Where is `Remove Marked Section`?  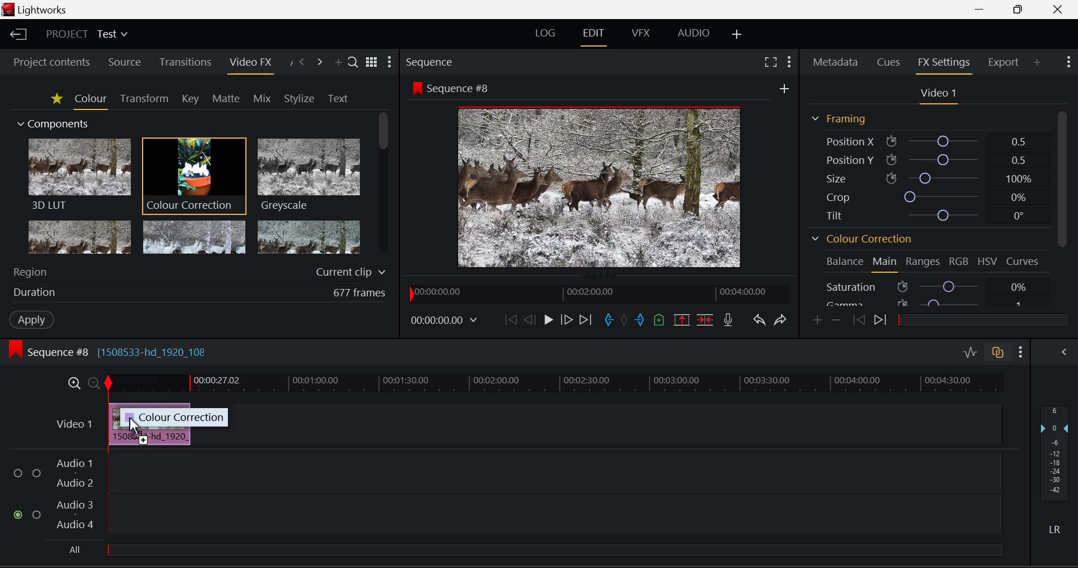
Remove Marked Section is located at coordinates (681, 320).